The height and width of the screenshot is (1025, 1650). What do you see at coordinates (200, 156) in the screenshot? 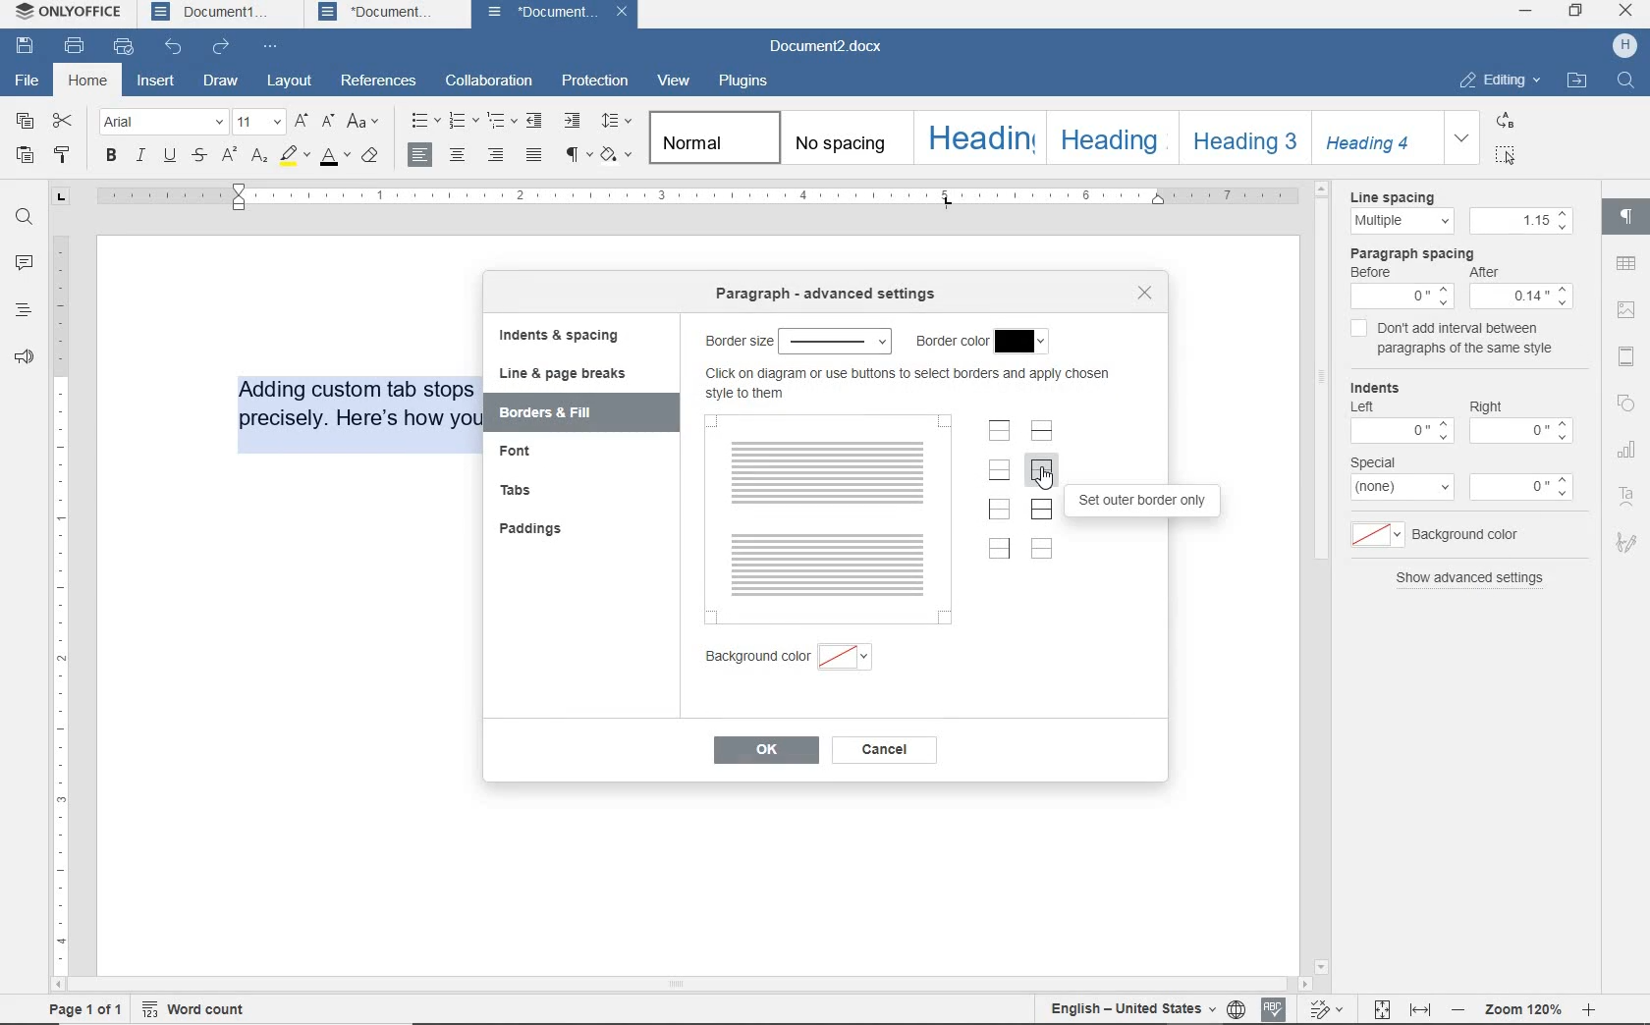
I see `strikethrough` at bounding box center [200, 156].